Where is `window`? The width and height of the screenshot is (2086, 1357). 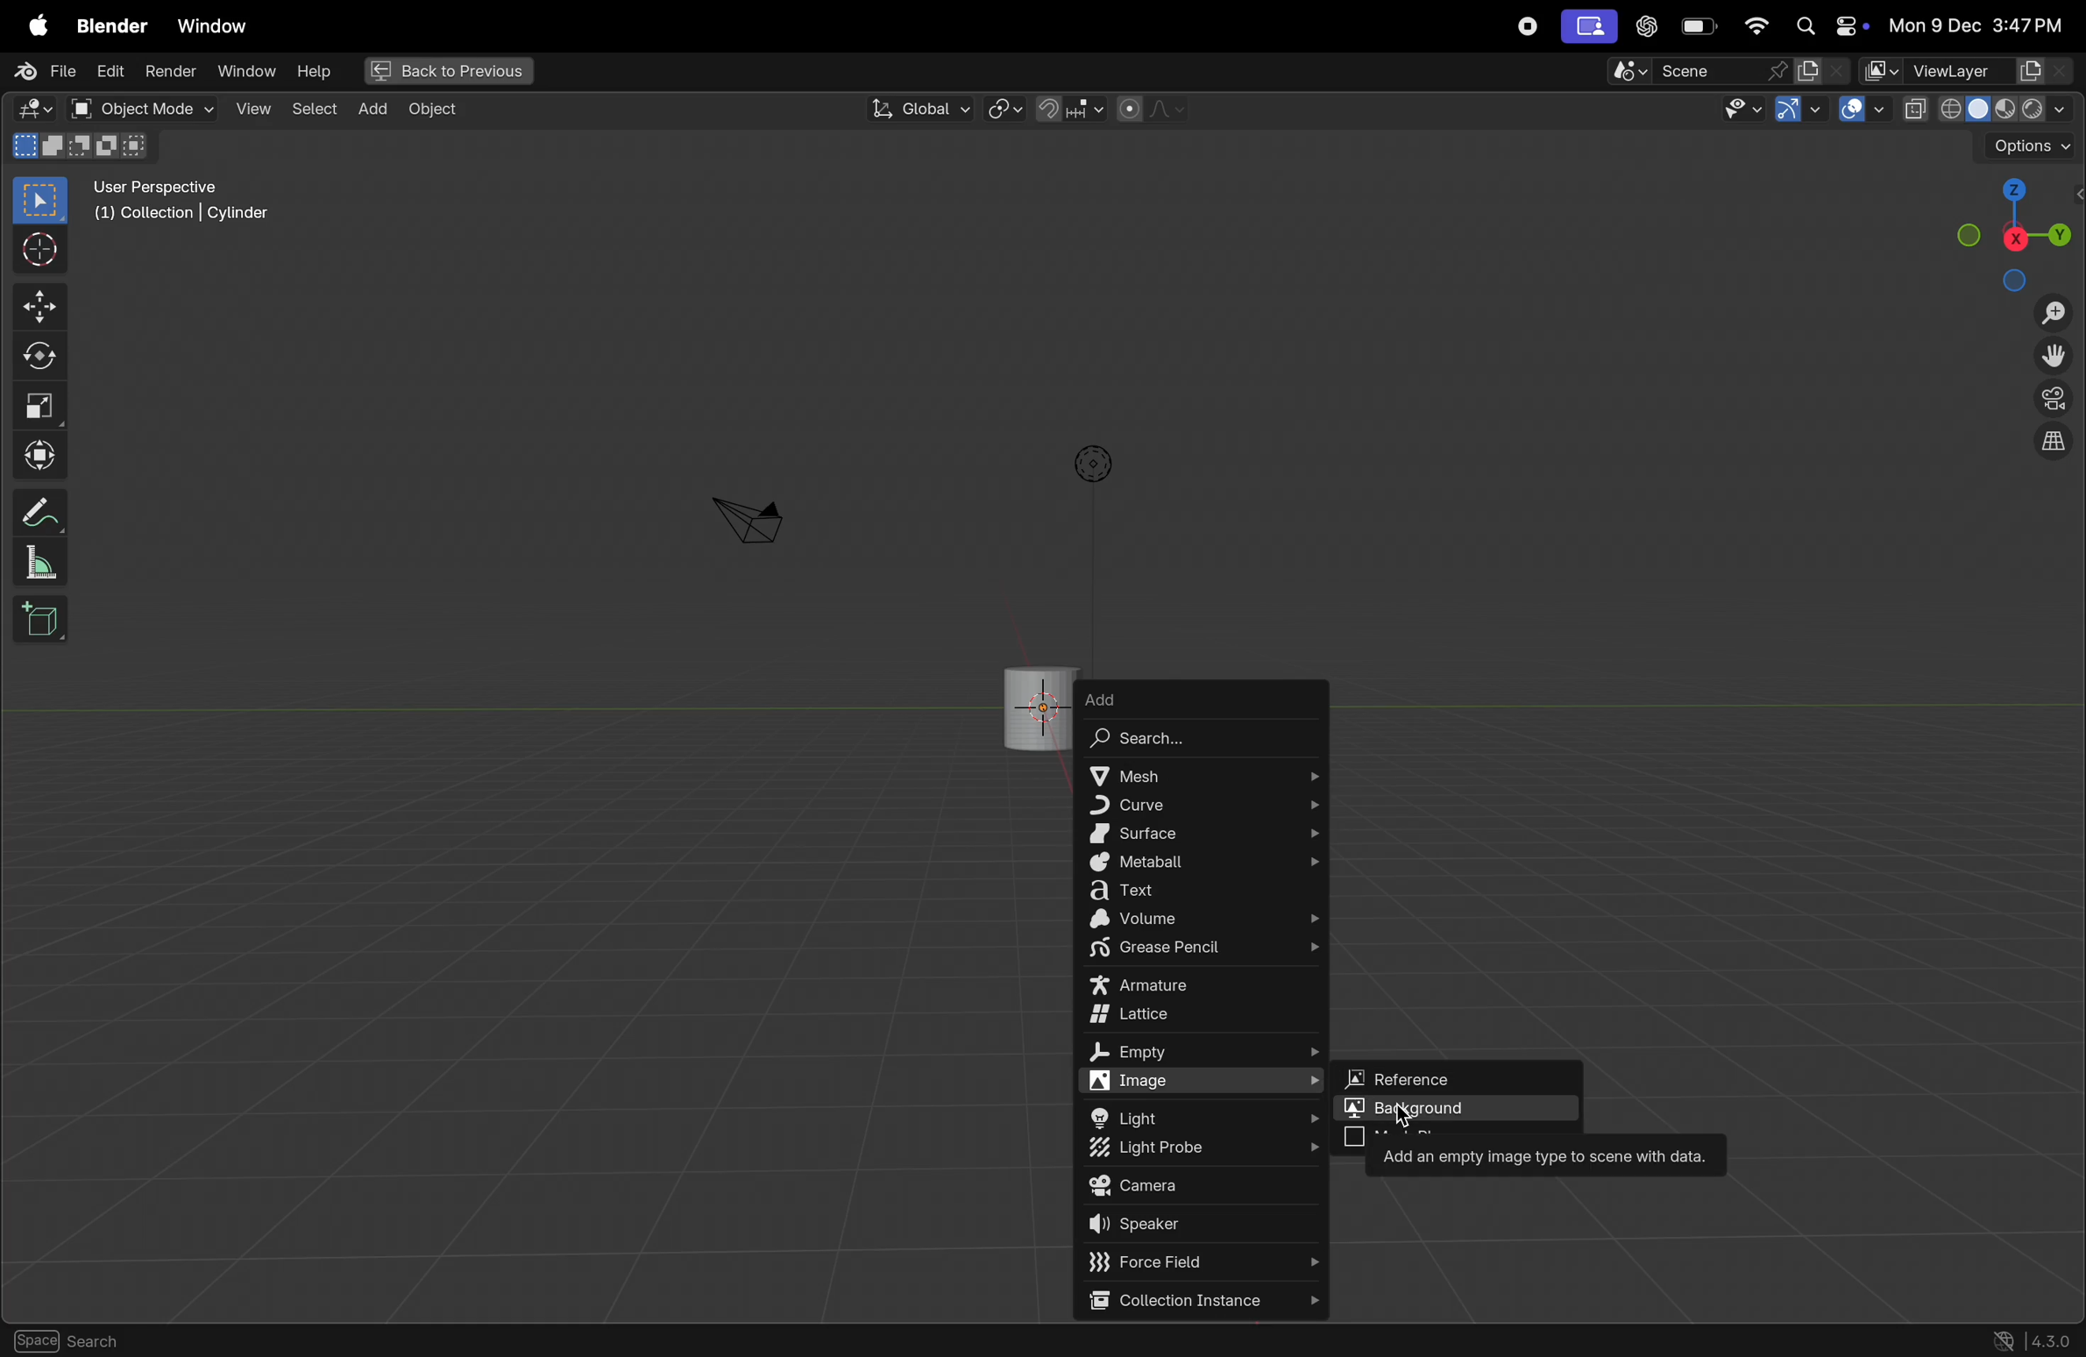
window is located at coordinates (245, 73).